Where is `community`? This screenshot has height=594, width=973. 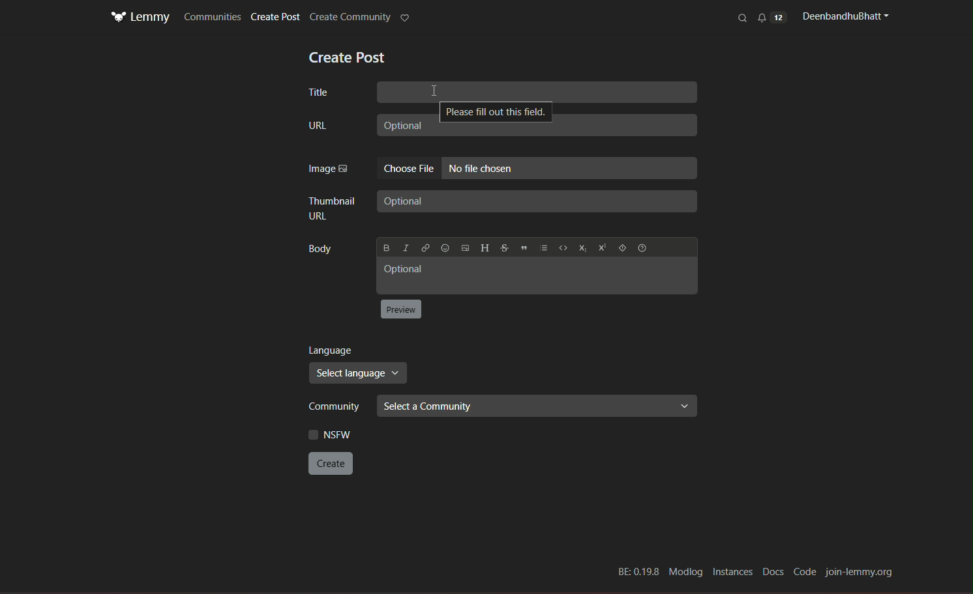 community is located at coordinates (336, 407).